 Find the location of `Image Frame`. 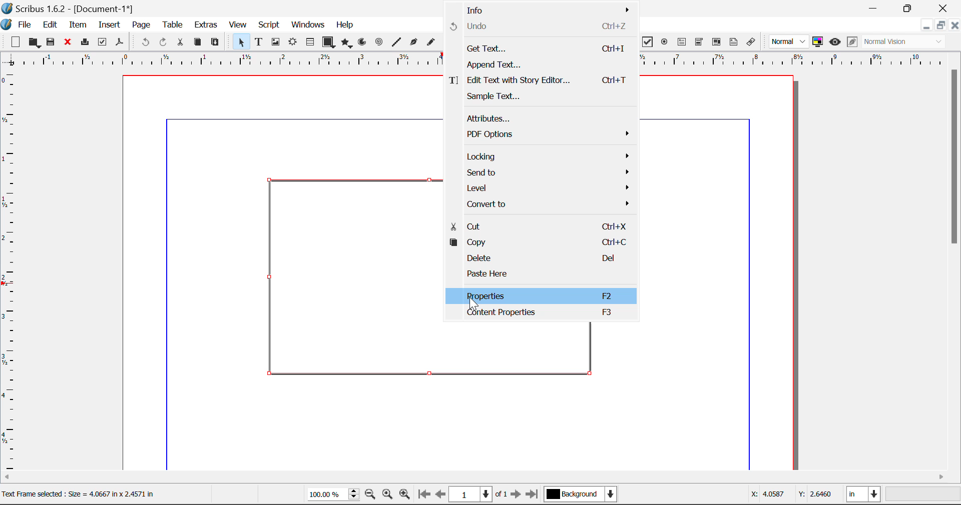

Image Frame is located at coordinates (275, 42).